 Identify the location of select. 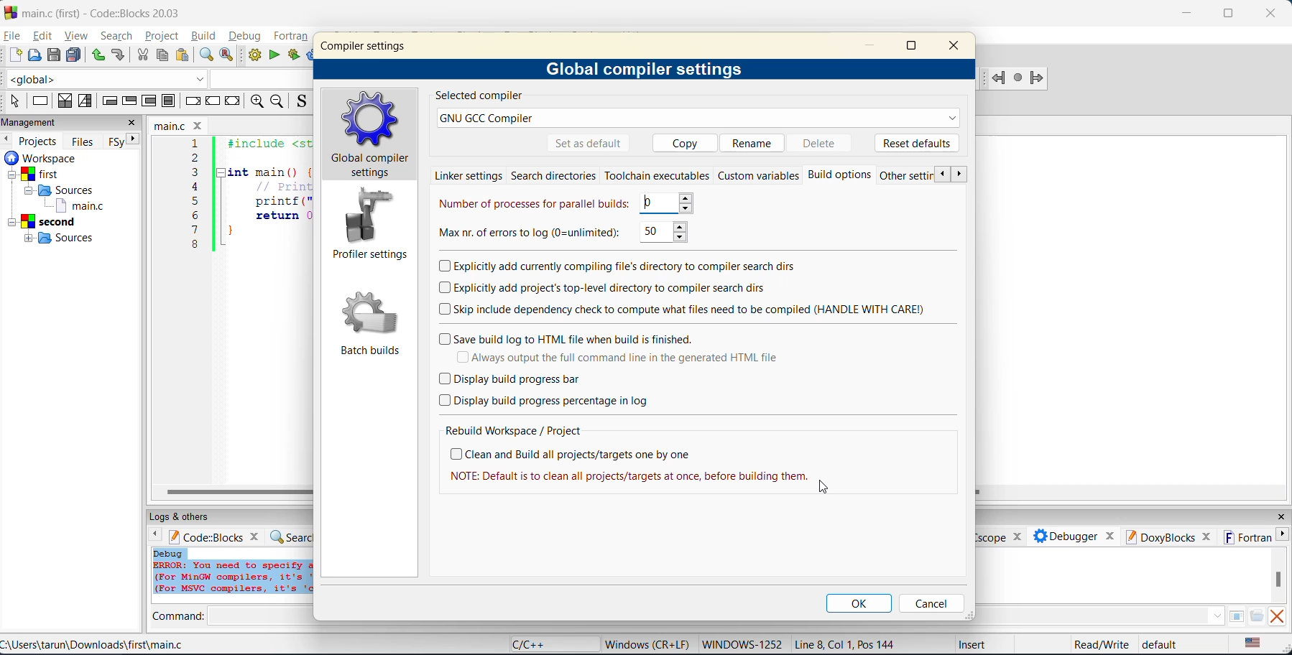
(17, 101).